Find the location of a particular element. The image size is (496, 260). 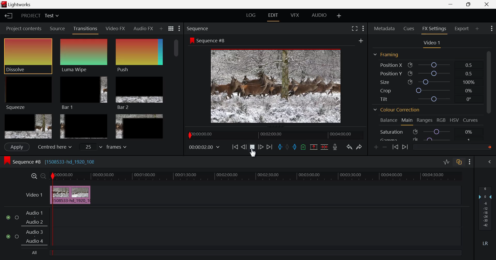

Audio Level is located at coordinates (487, 216).